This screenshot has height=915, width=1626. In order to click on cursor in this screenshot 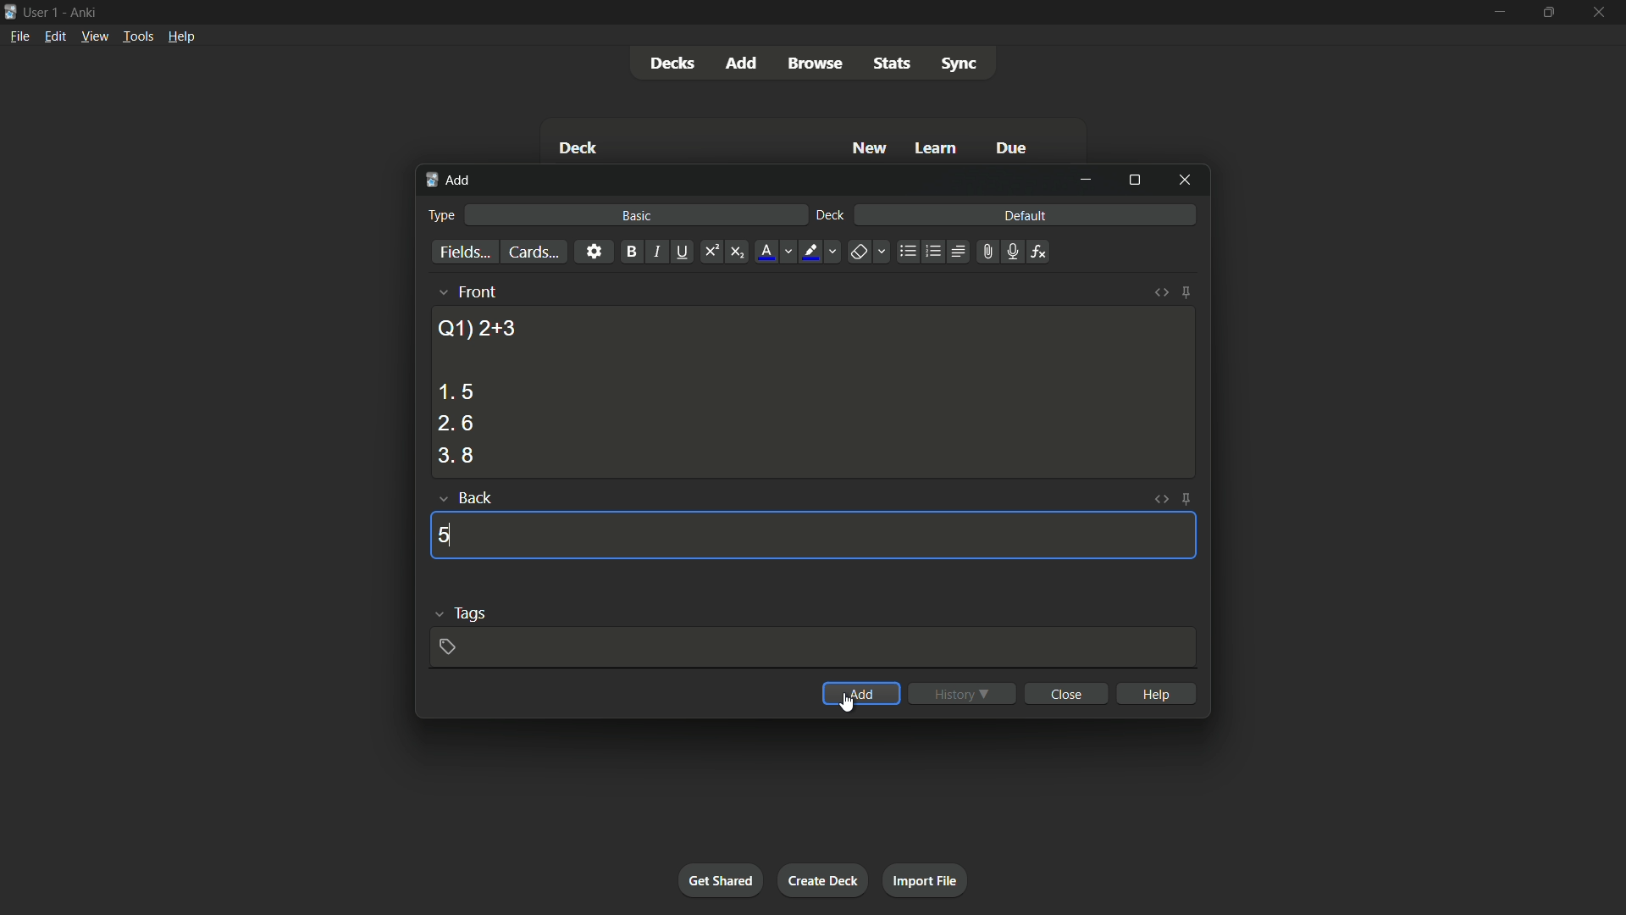, I will do `click(851, 703)`.